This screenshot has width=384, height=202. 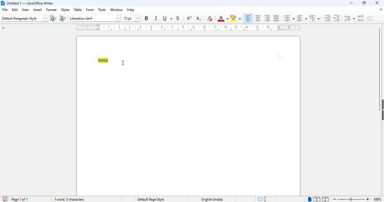 What do you see at coordinates (128, 19) in the screenshot?
I see `12 pt` at bounding box center [128, 19].